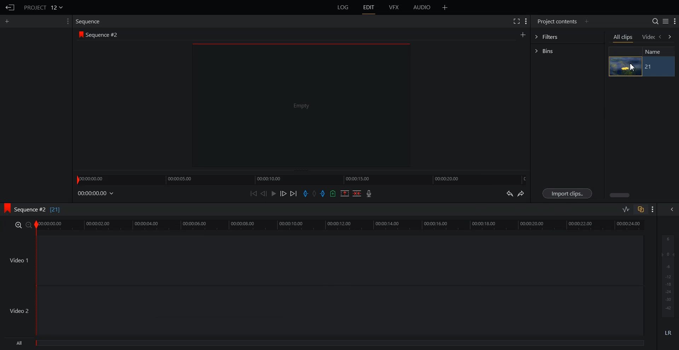  Describe the element at coordinates (284, 194) in the screenshot. I see `Nudge One Frame Forward` at that location.